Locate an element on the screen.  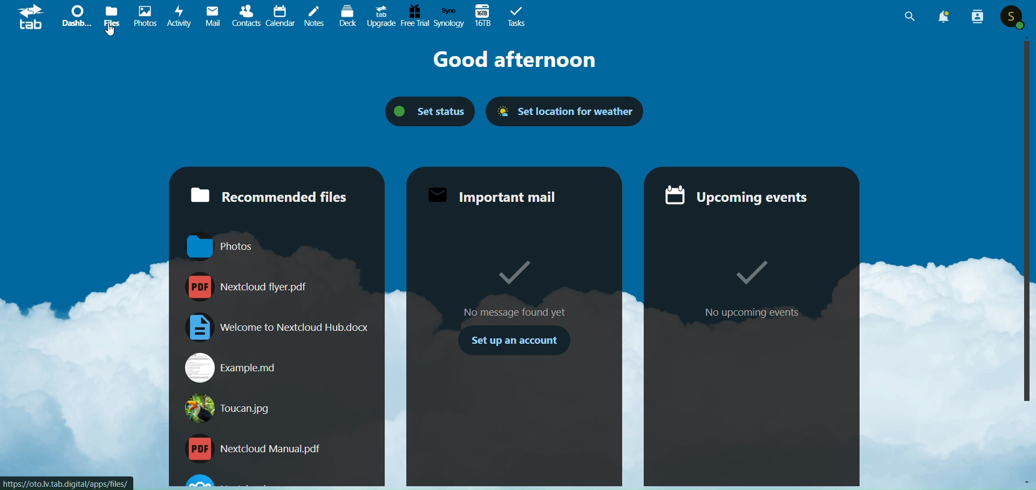
important mail is located at coordinates (508, 195).